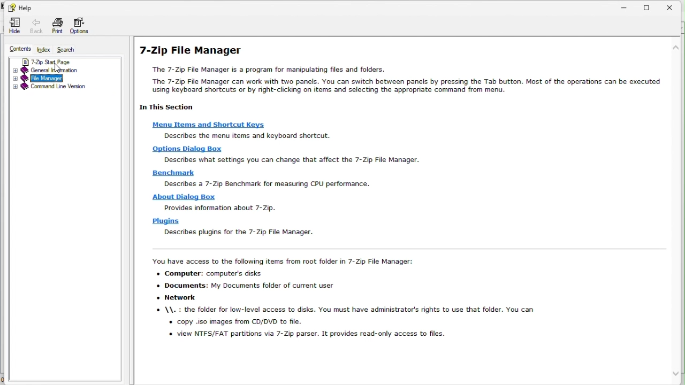  I want to click on plugins, so click(165, 221).